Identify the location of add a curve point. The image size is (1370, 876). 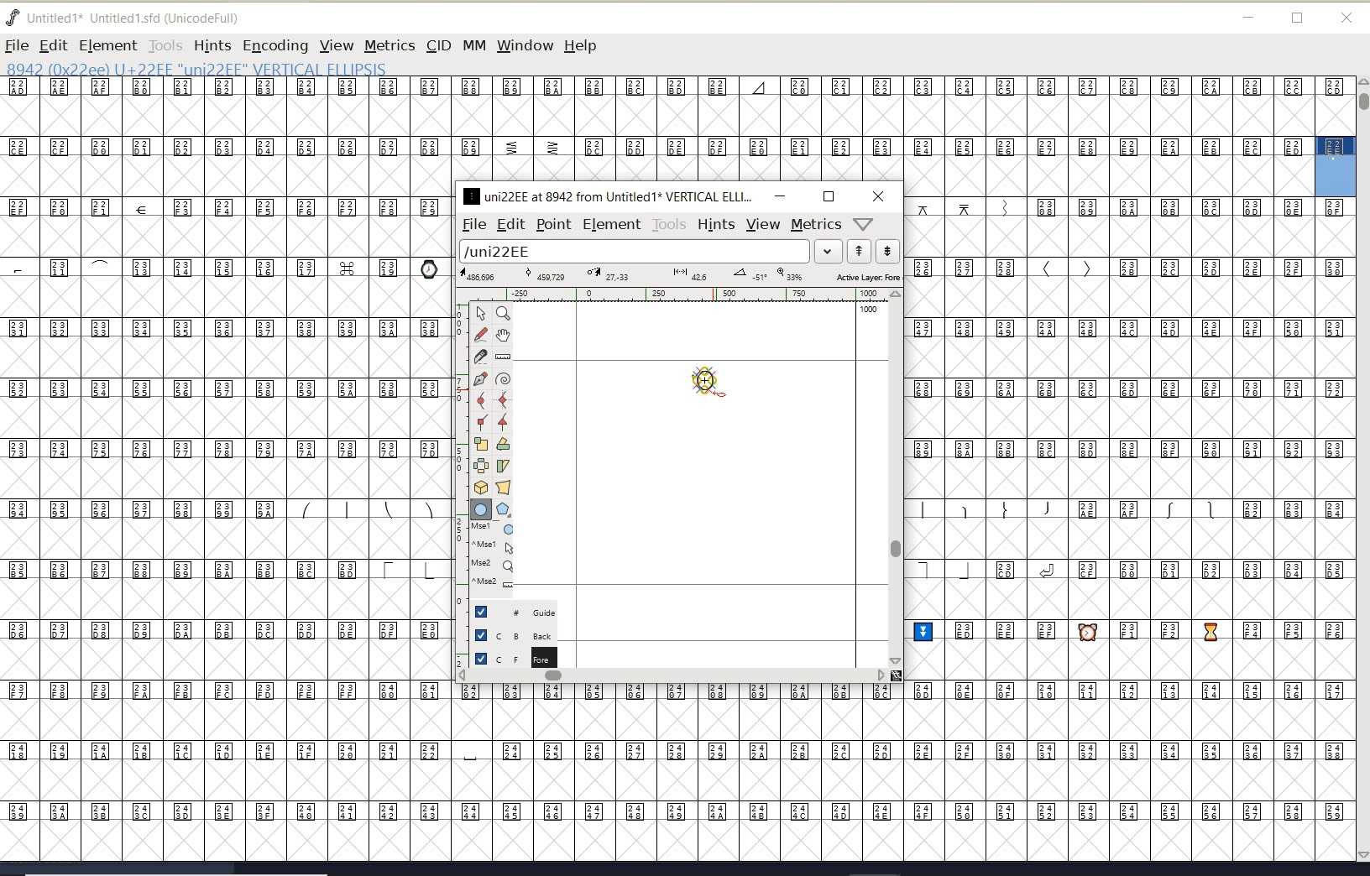
(484, 400).